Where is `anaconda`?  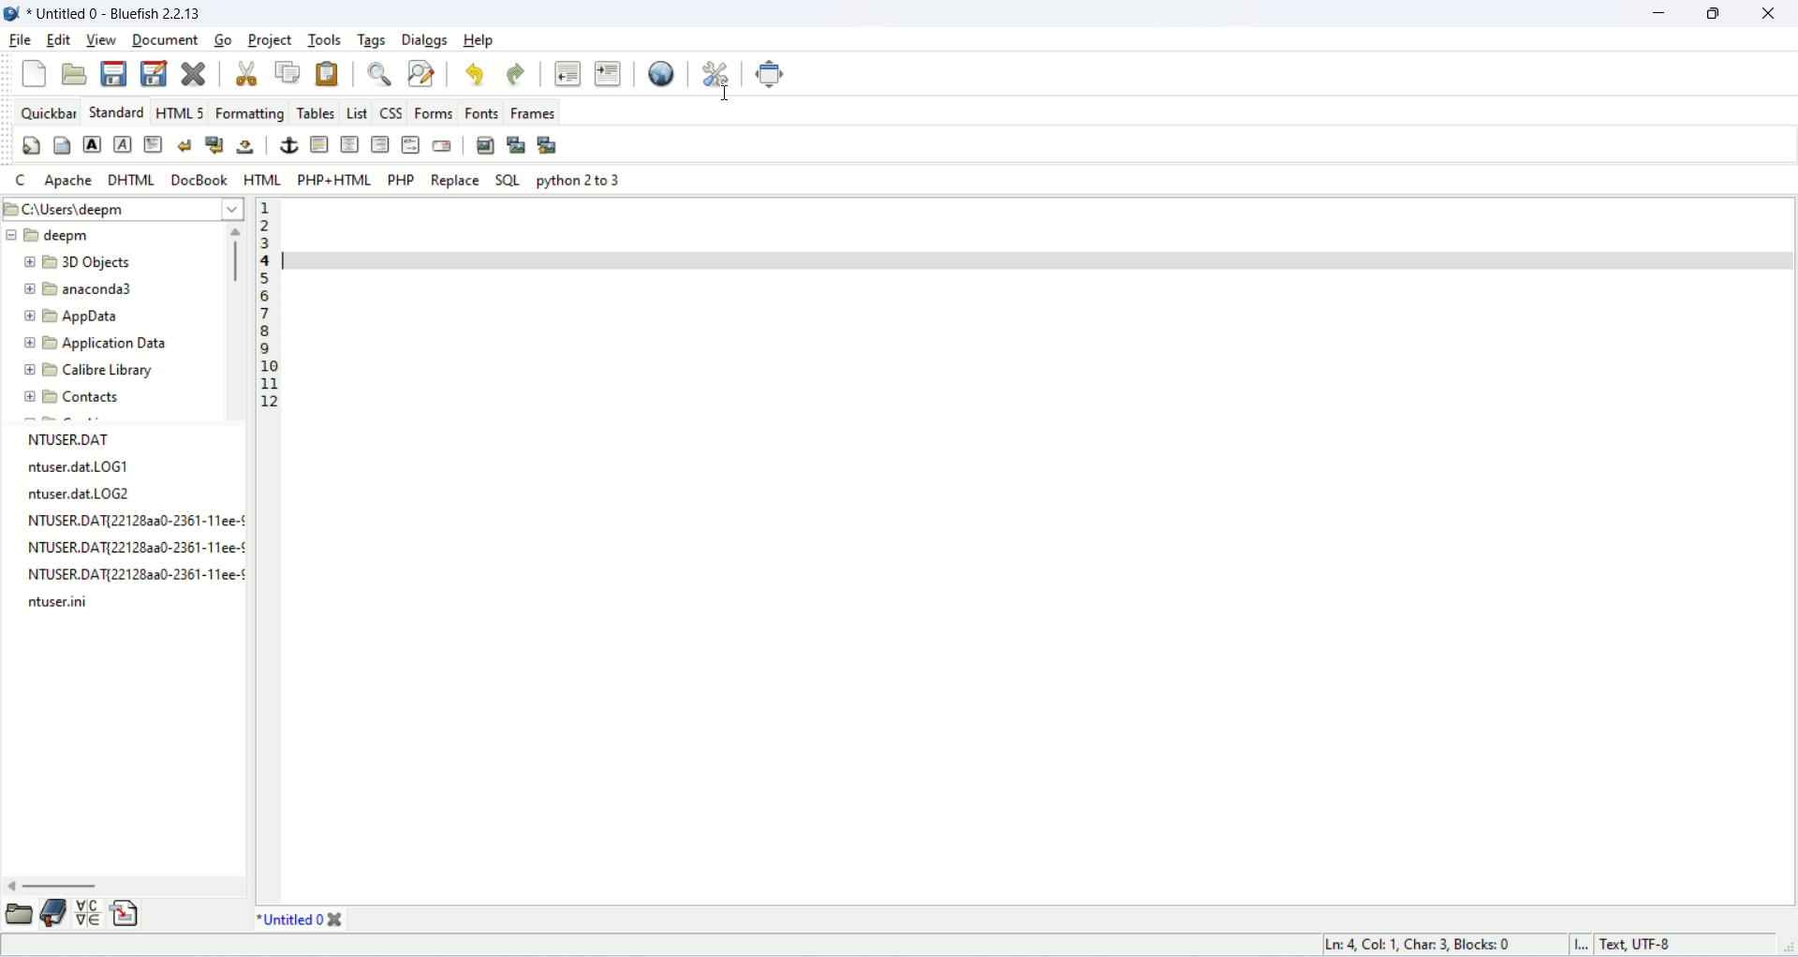 anaconda is located at coordinates (84, 289).